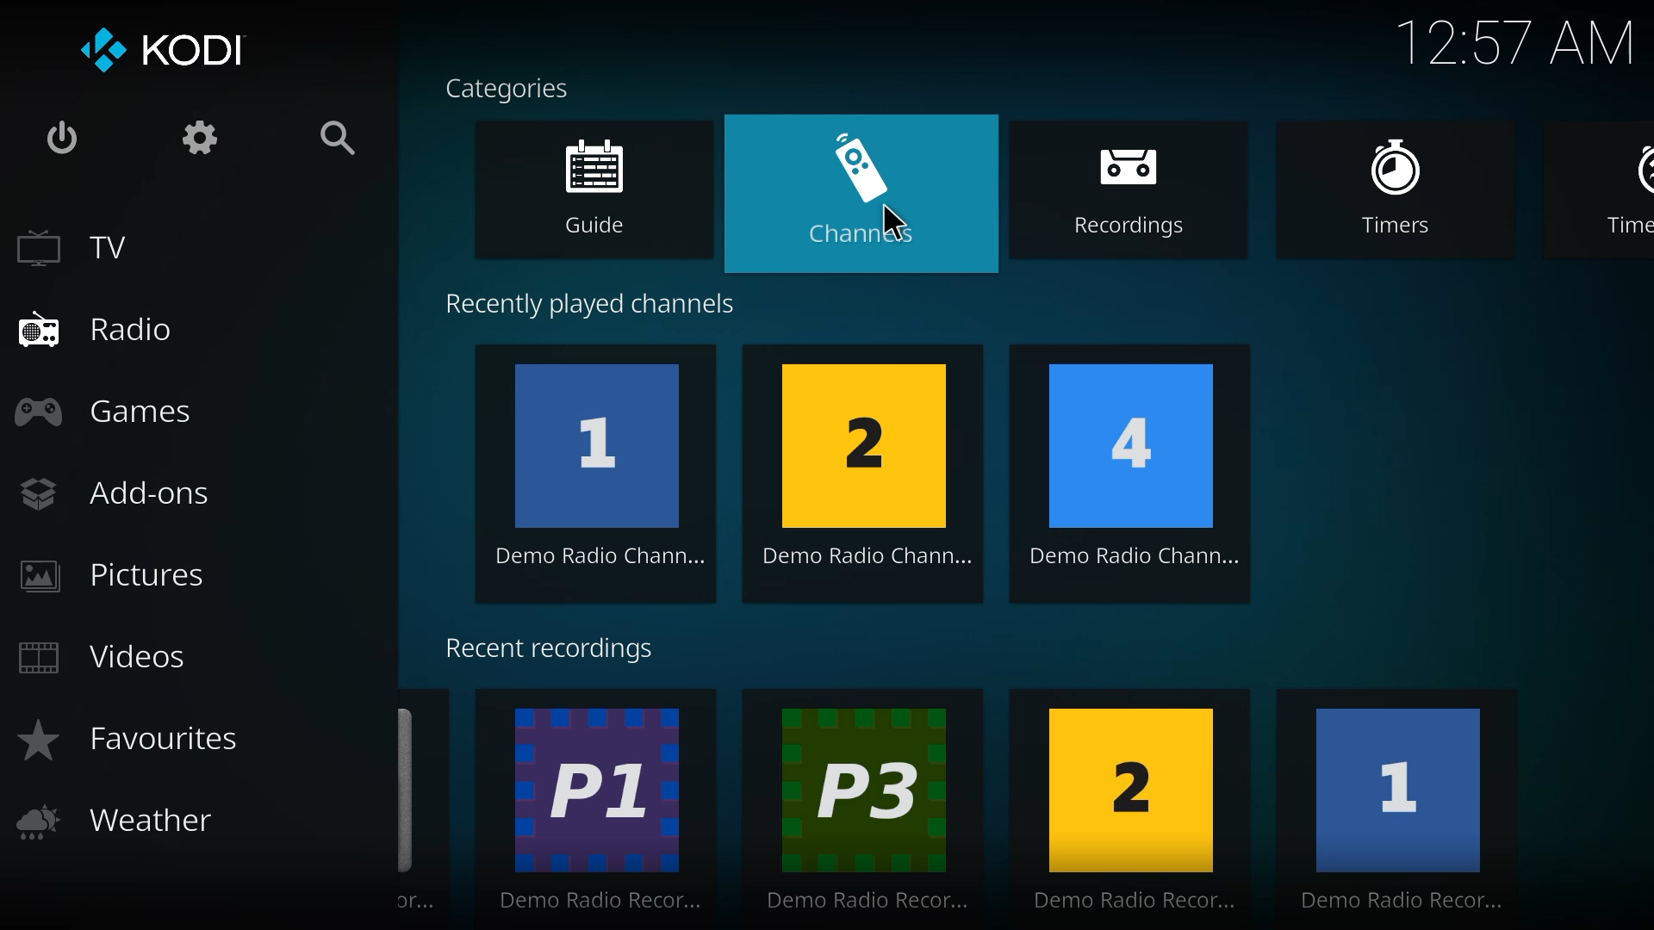 The image size is (1654, 930). What do you see at coordinates (1409, 191) in the screenshot?
I see `timers` at bounding box center [1409, 191].